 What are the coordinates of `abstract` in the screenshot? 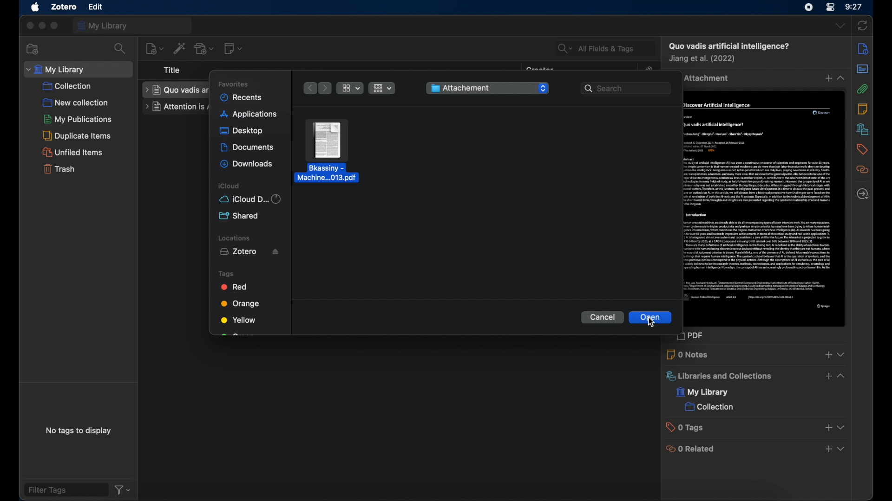 It's located at (862, 69).